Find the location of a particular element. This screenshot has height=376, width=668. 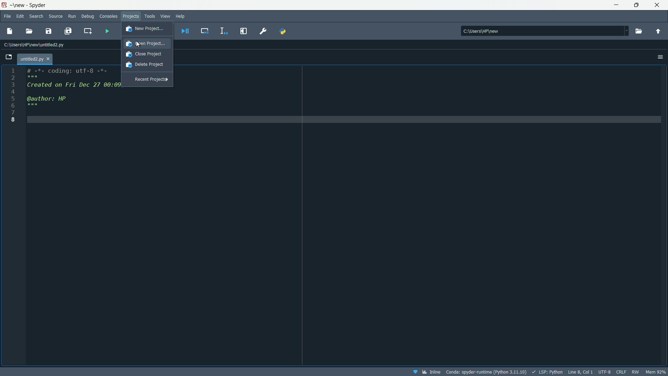

python path manager is located at coordinates (284, 31).